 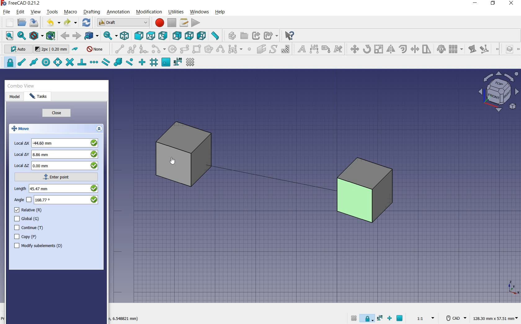 What do you see at coordinates (198, 49) in the screenshot?
I see `rectangle` at bounding box center [198, 49].